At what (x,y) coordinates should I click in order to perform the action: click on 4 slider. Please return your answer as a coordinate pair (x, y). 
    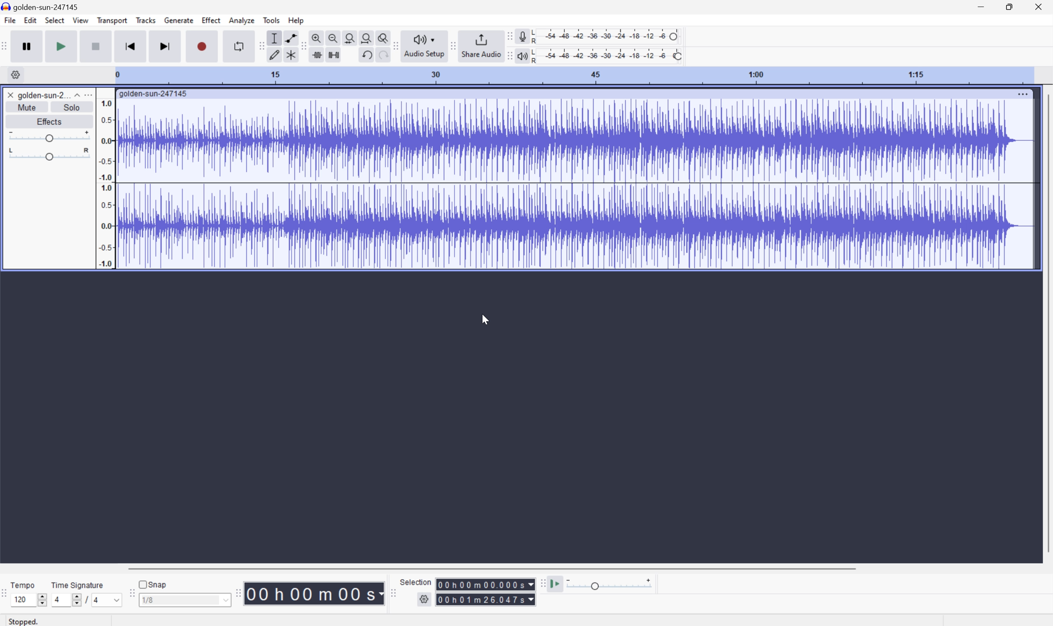
    Looking at the image, I should click on (65, 599).